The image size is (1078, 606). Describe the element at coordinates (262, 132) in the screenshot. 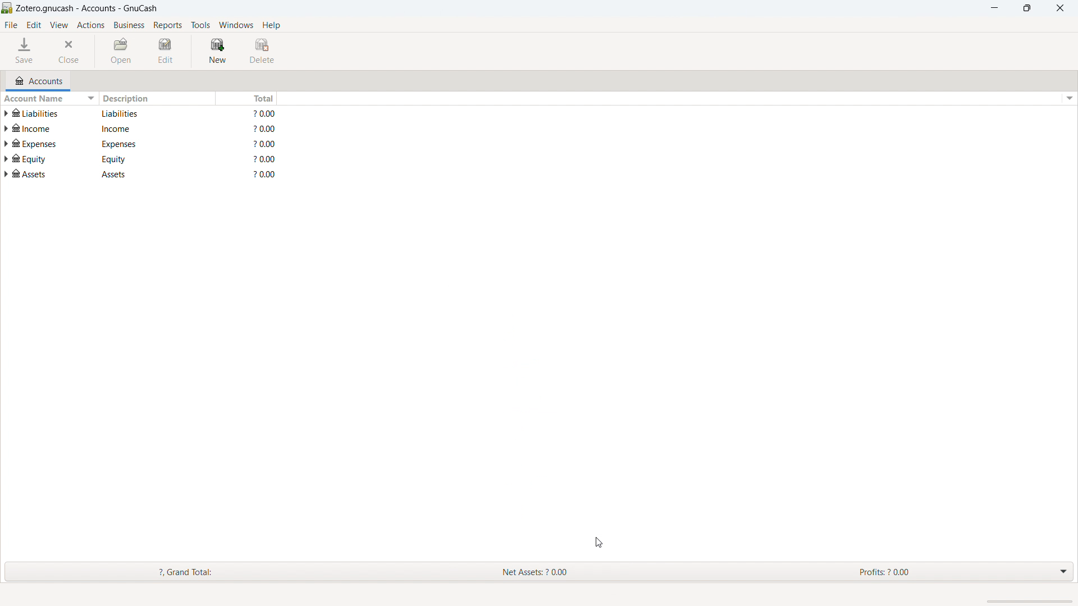

I see `total` at that location.